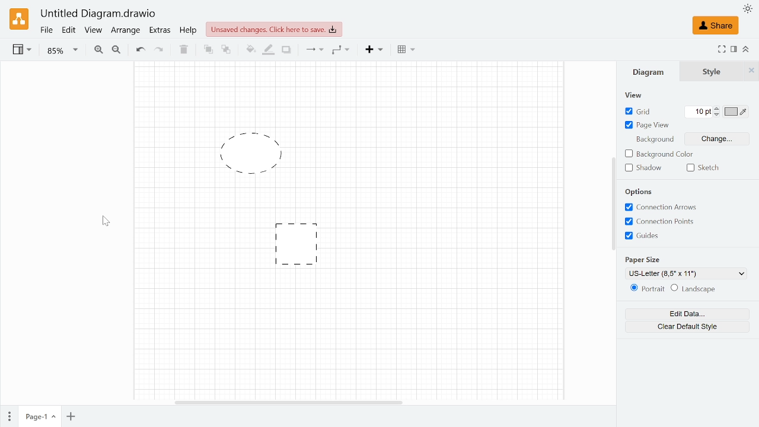  I want to click on Current page, so click(39, 417).